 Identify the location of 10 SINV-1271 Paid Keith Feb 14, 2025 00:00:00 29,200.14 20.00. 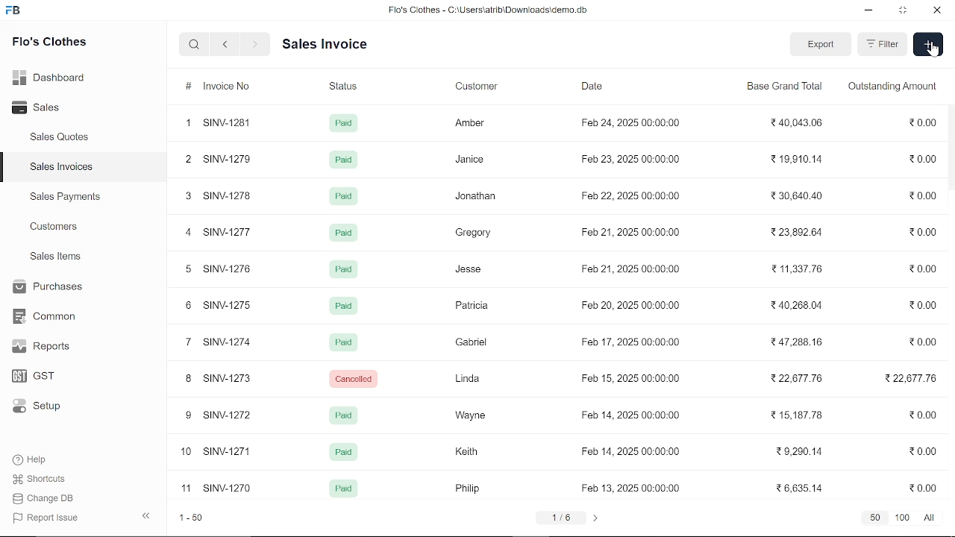
(565, 453).